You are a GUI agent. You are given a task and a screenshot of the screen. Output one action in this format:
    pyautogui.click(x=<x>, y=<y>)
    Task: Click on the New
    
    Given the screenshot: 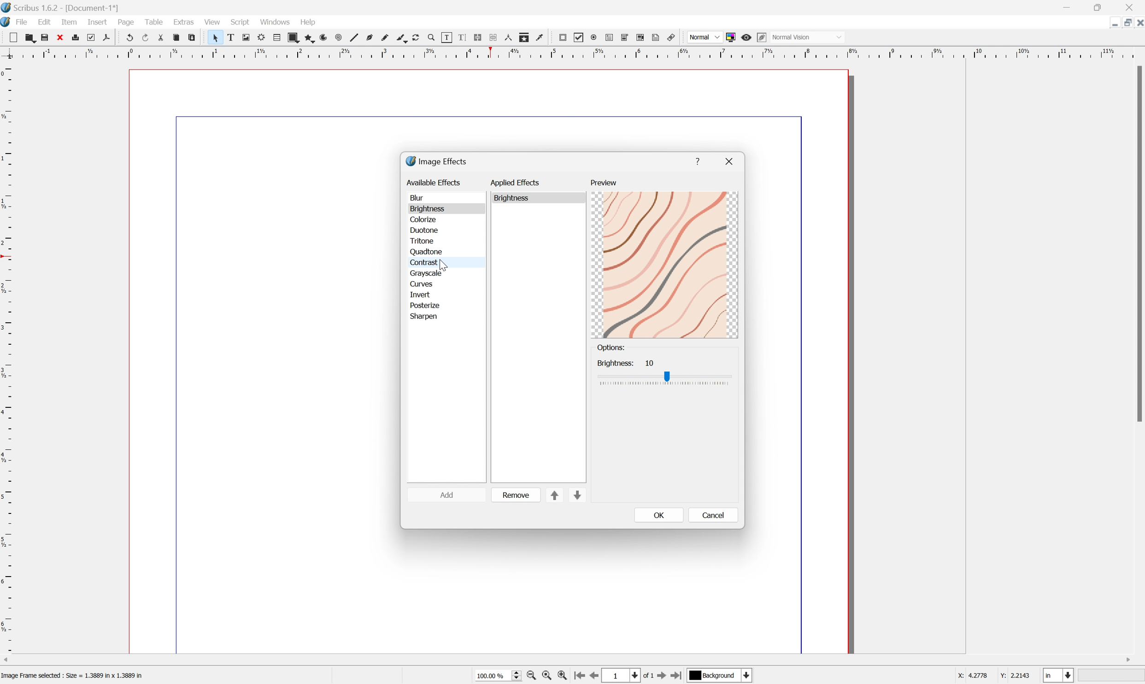 What is the action you would take?
    pyautogui.click(x=10, y=36)
    